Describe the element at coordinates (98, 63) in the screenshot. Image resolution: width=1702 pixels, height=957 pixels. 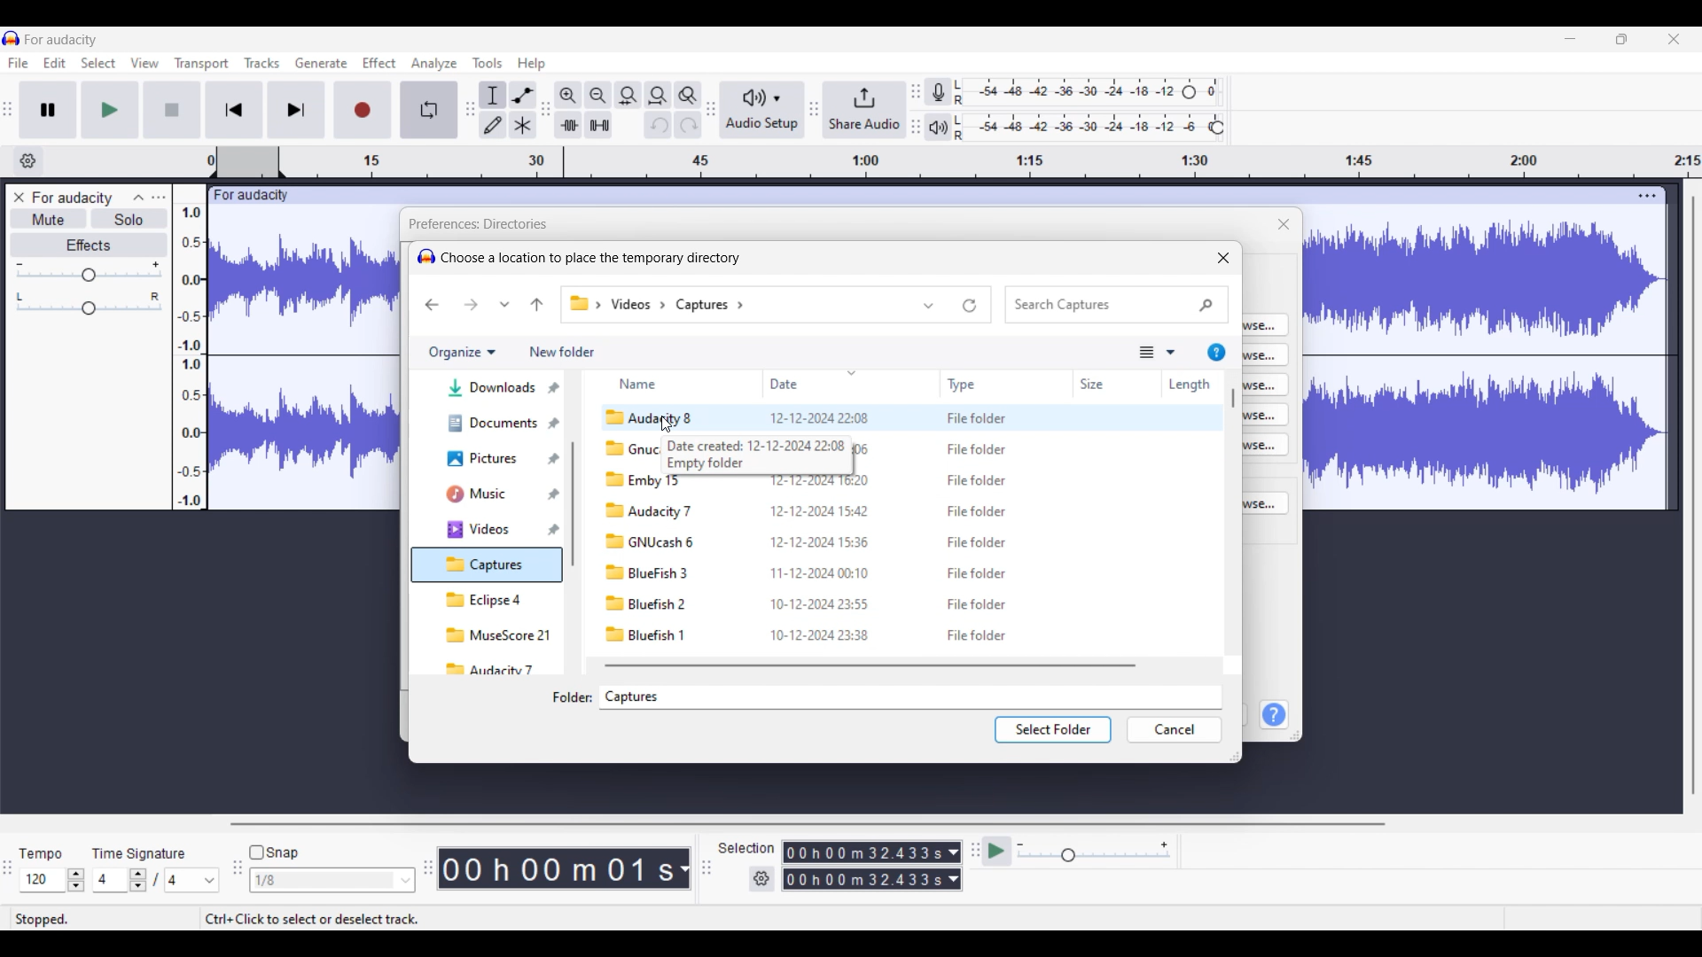
I see `Select menu` at that location.